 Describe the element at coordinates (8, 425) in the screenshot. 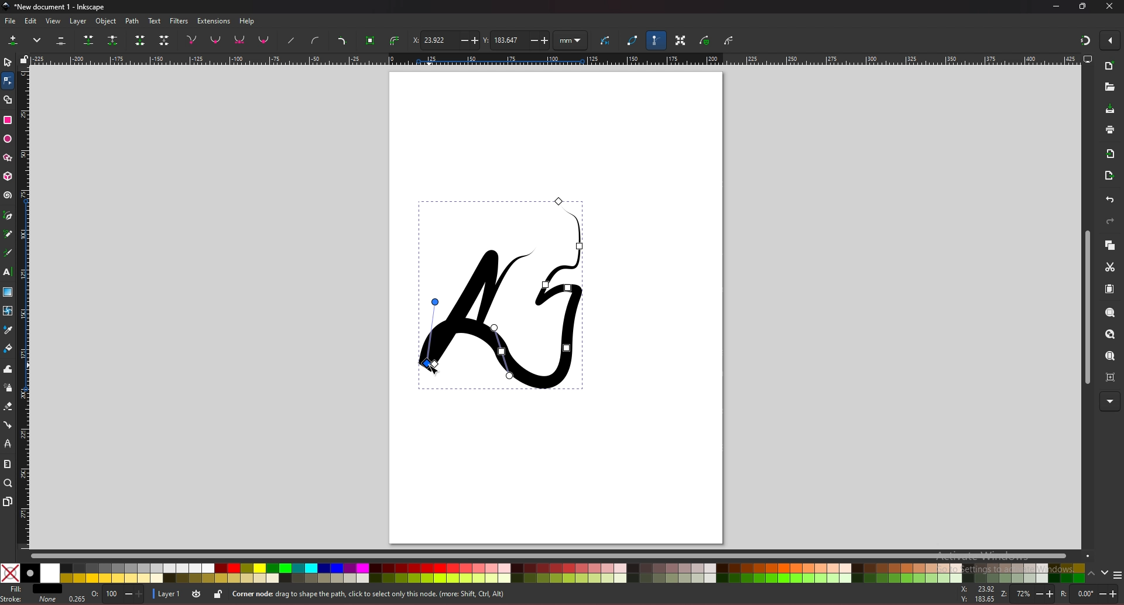

I see `connector` at that location.